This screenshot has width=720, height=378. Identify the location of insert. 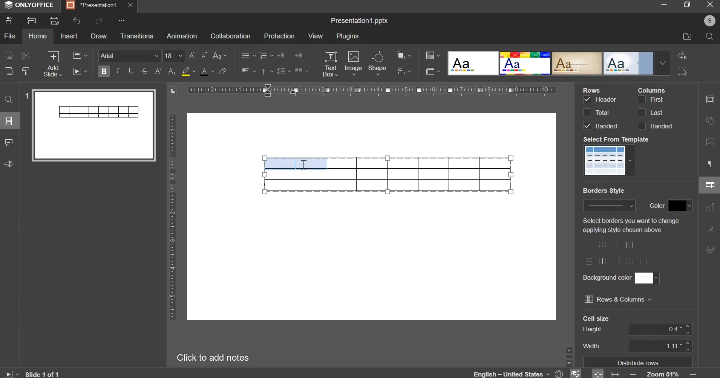
(69, 35).